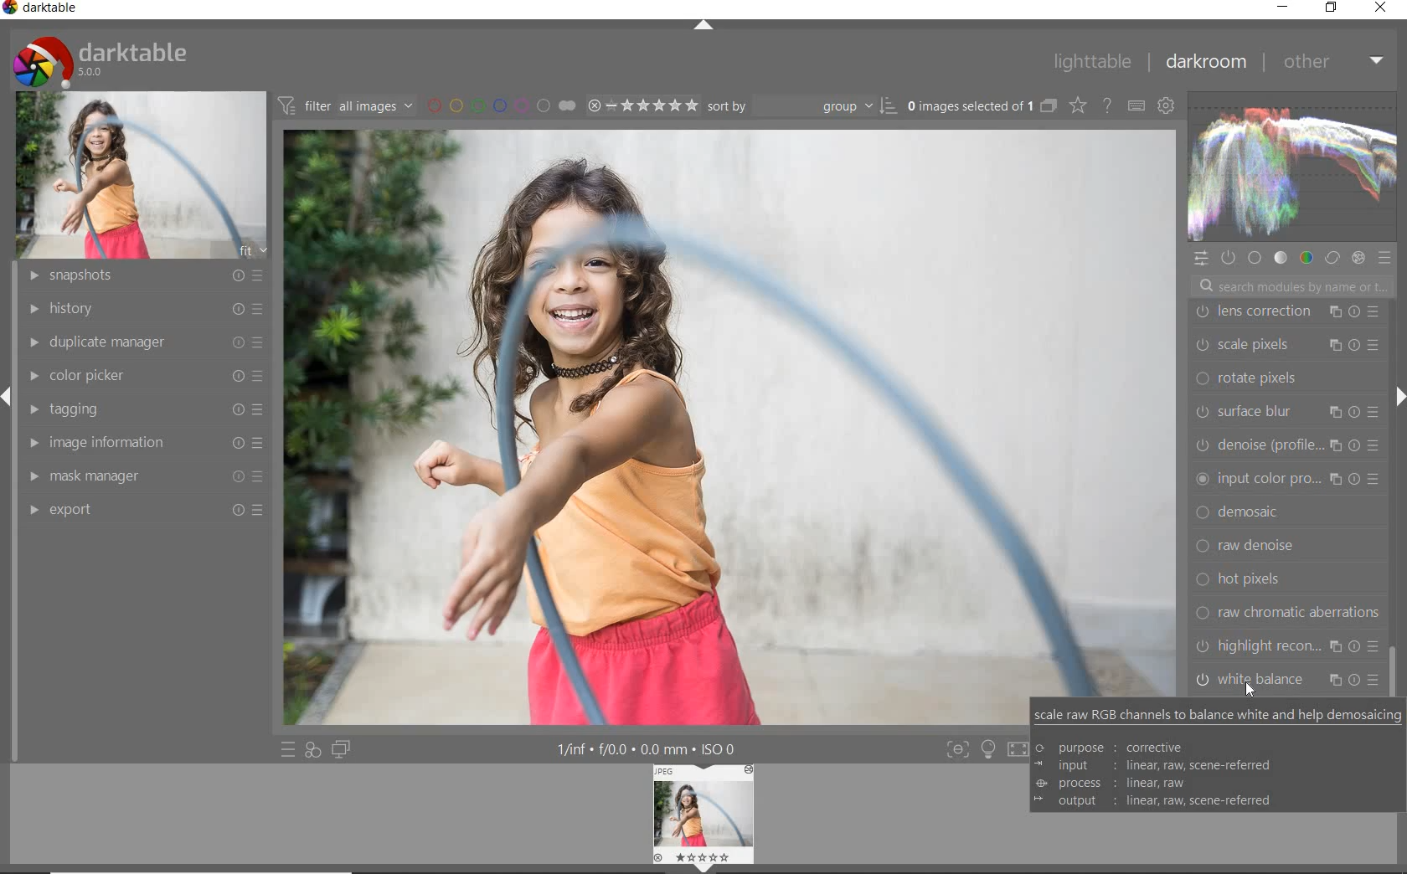  What do you see at coordinates (1286, 645) in the screenshot?
I see `toggle mode ` at bounding box center [1286, 645].